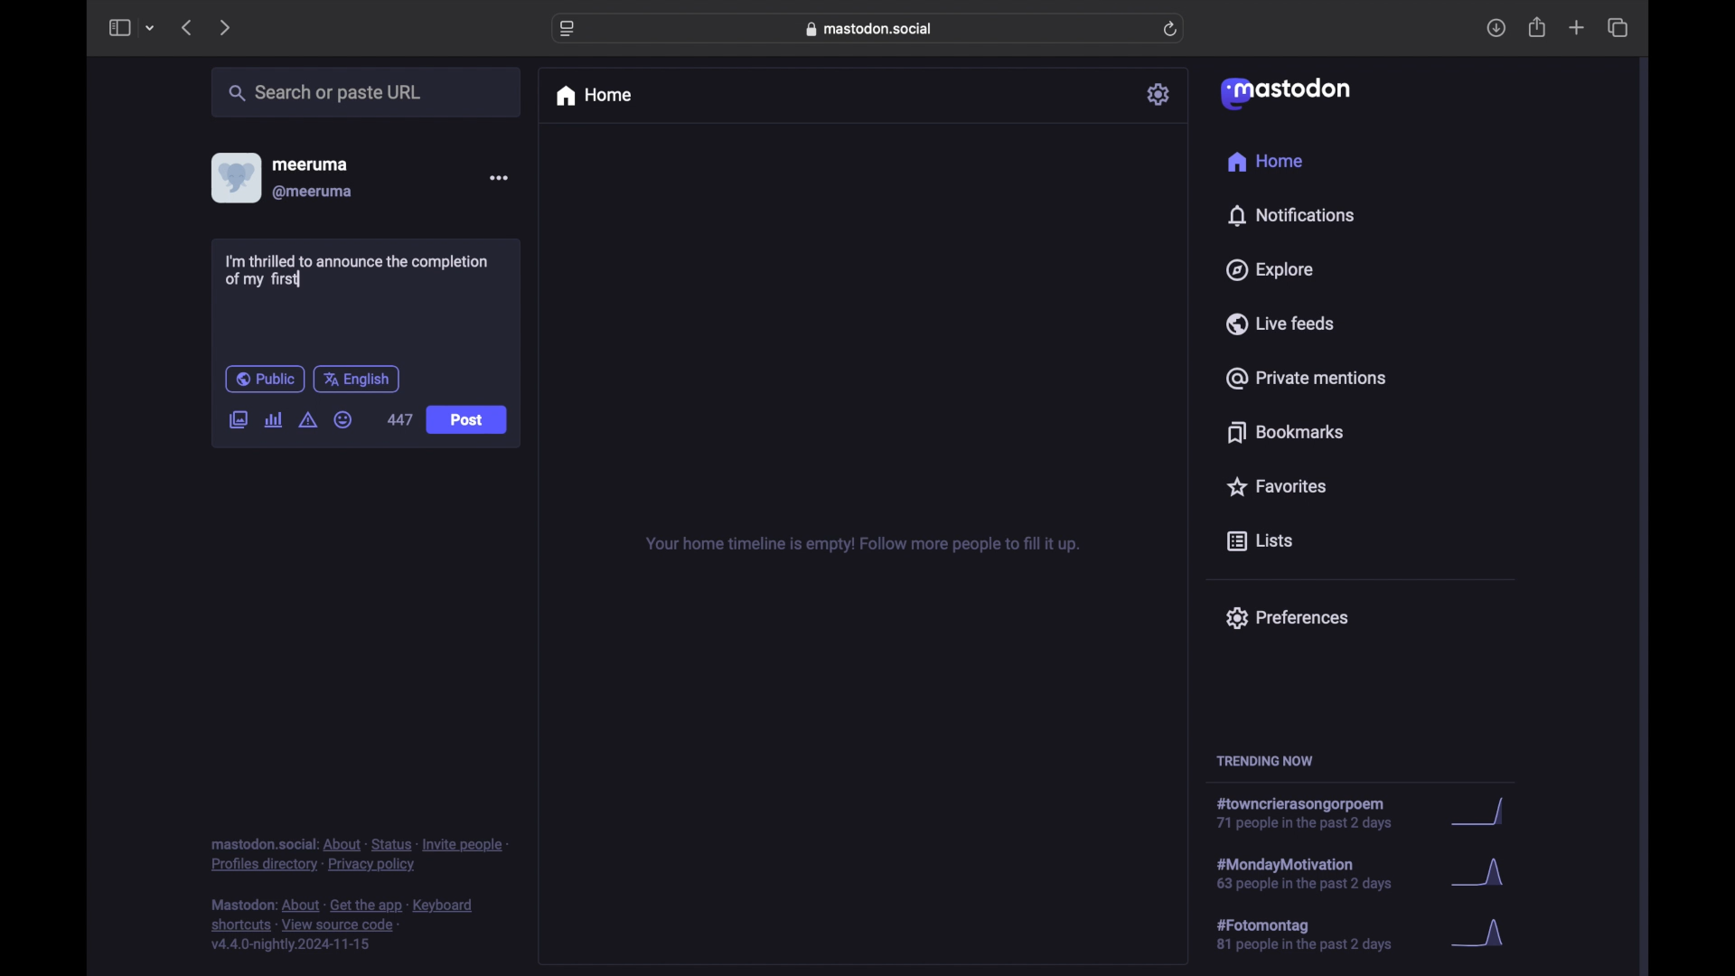  I want to click on public, so click(265, 379).